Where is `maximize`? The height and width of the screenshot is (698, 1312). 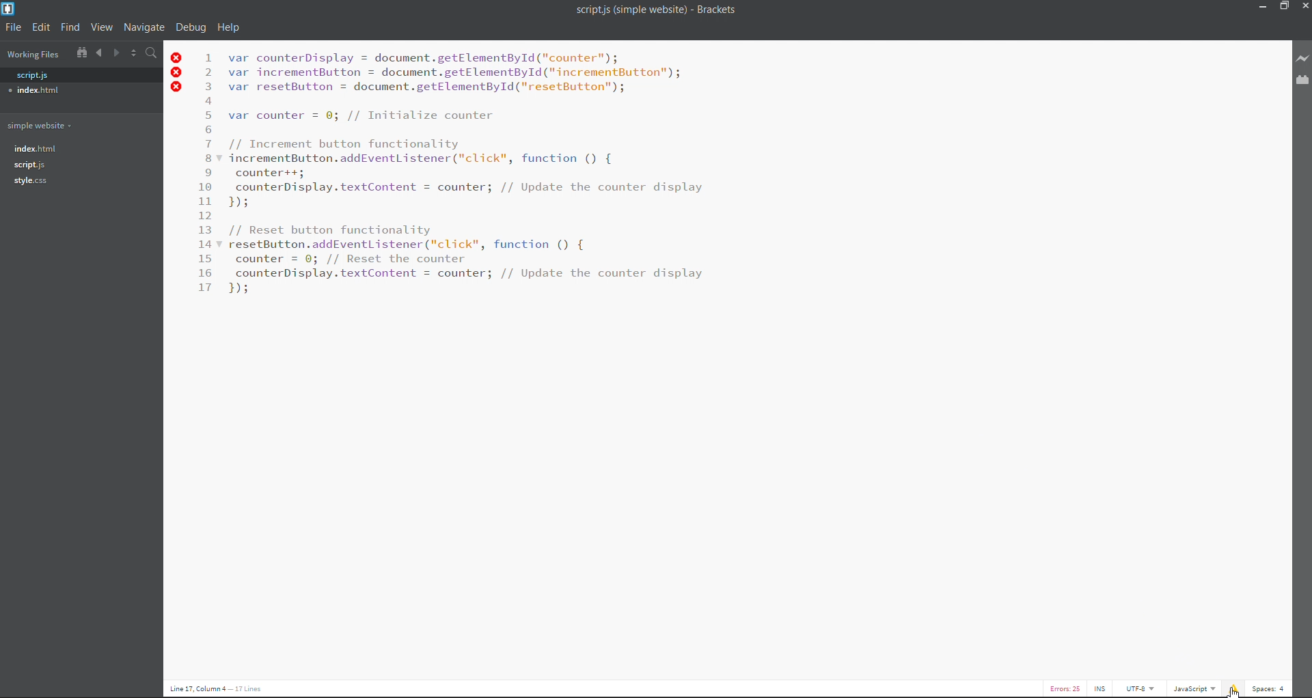
maximize is located at coordinates (1282, 8).